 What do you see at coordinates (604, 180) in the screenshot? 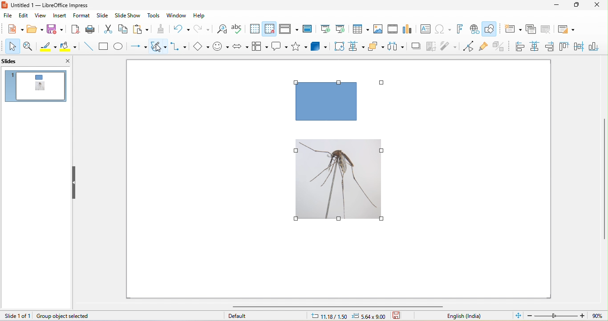
I see `vertical scroll bar` at bounding box center [604, 180].